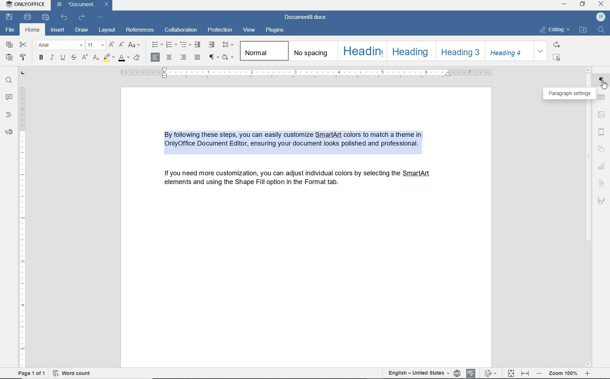  I want to click on shading, so click(228, 57).